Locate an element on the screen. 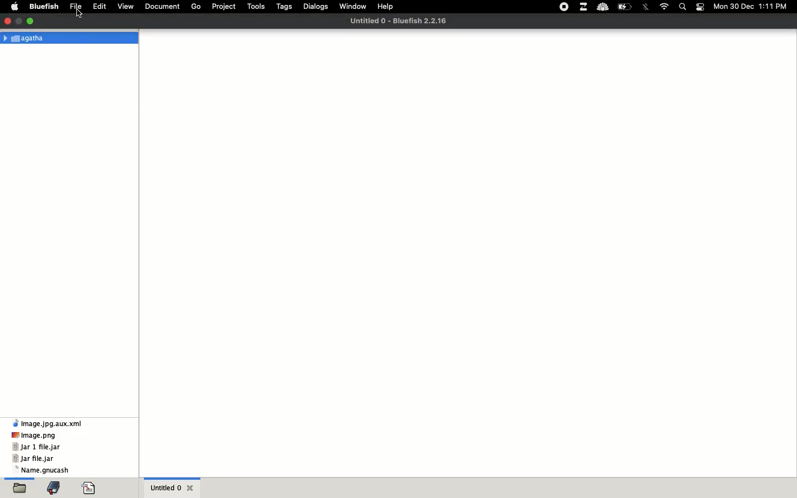  Mon 30 Dec 1:11 PM is located at coordinates (751, 6).